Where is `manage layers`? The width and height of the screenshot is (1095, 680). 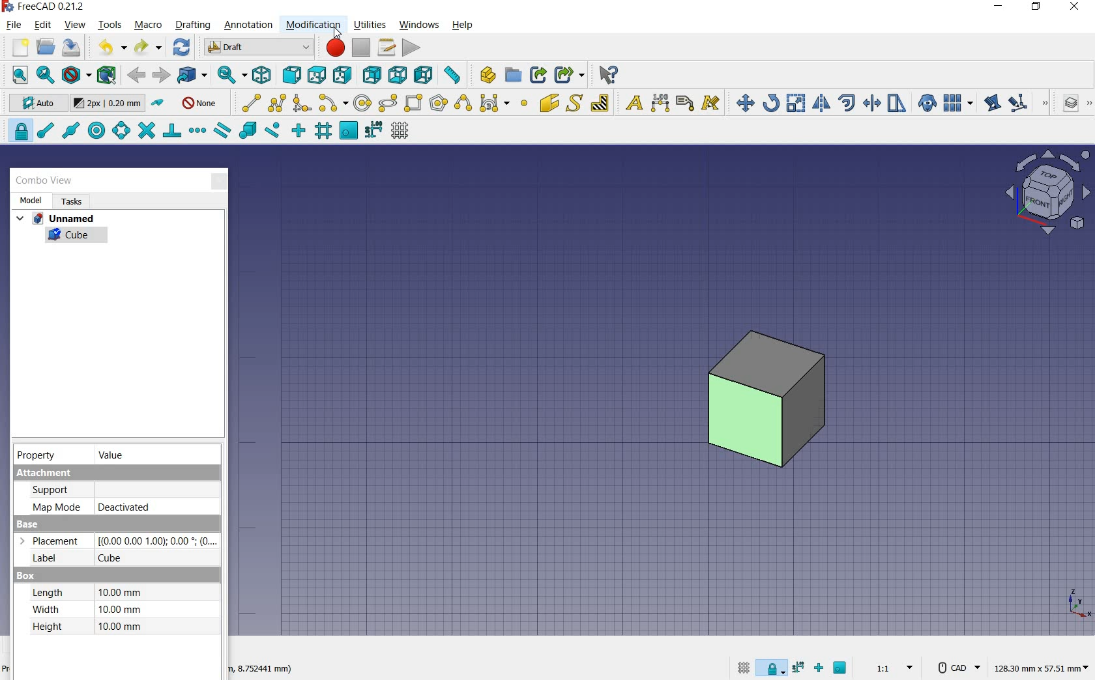
manage layers is located at coordinates (1072, 104).